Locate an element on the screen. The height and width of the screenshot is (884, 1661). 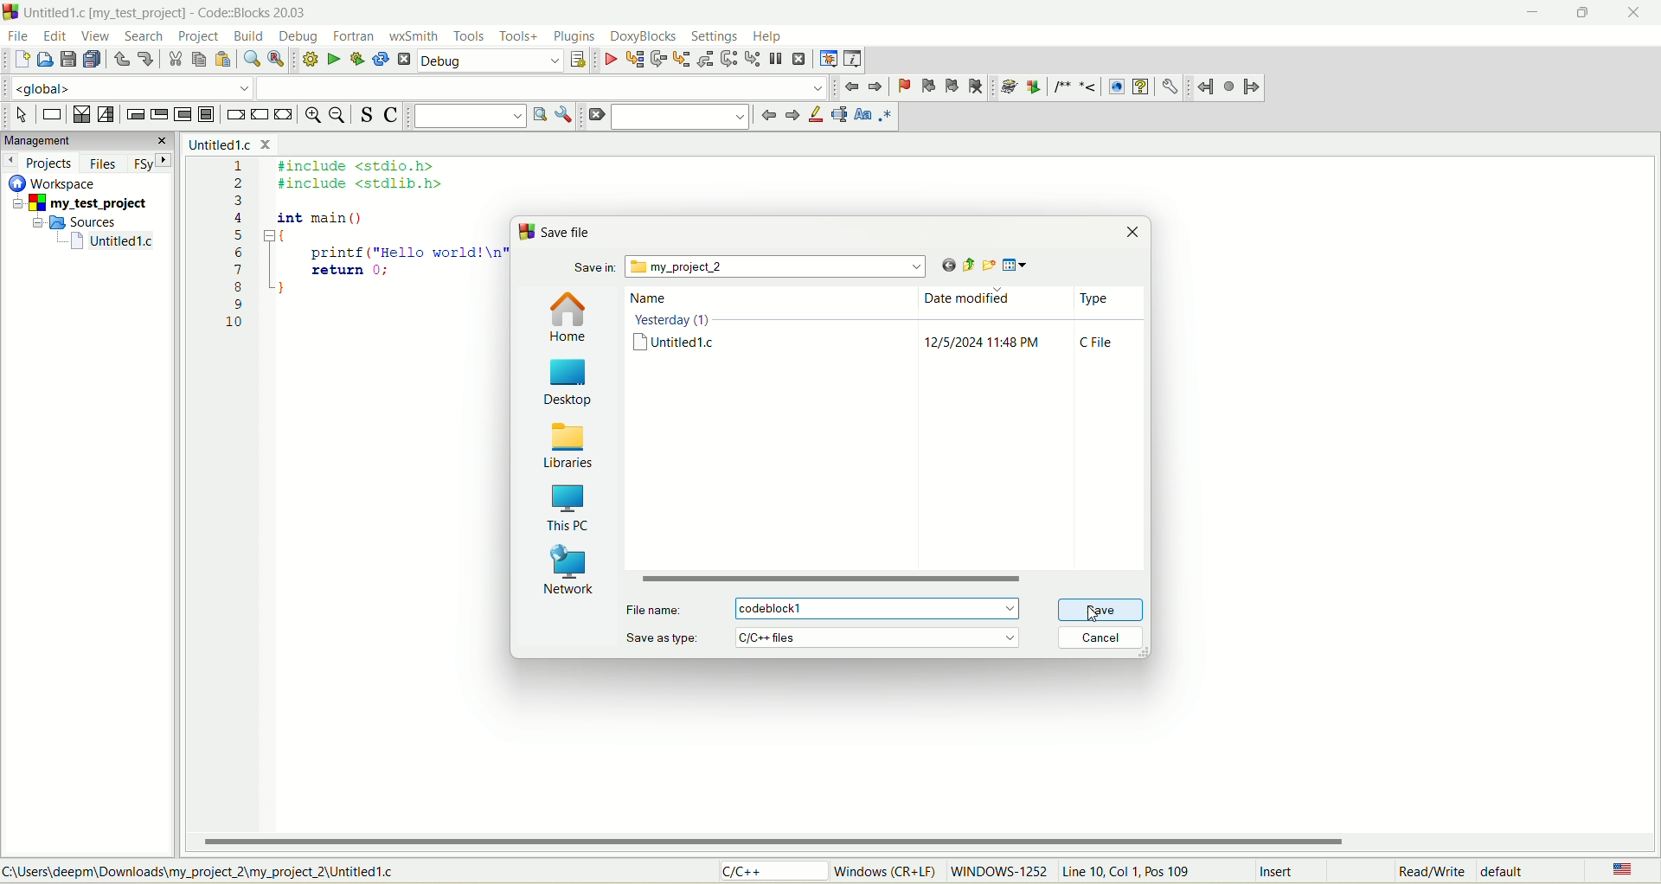
save is located at coordinates (1096, 610).